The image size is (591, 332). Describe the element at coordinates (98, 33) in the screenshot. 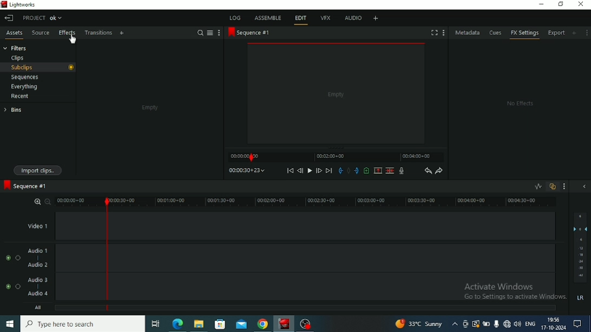

I see `Transitions` at that location.